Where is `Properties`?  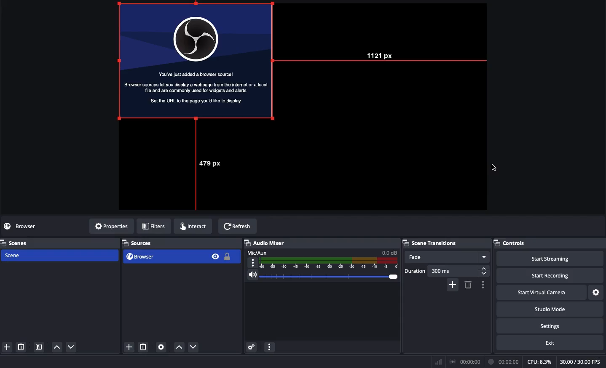 Properties is located at coordinates (112, 227).